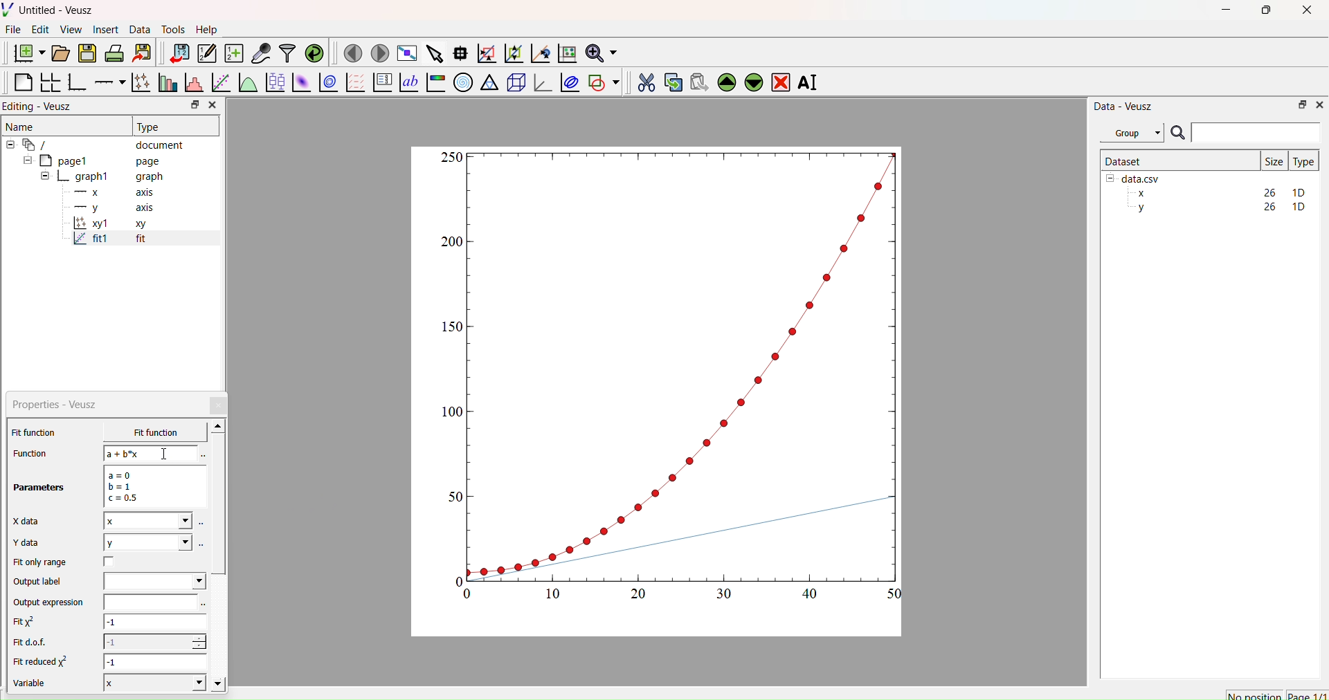 The height and width of the screenshot is (700, 1329). I want to click on Capture remote data, so click(261, 53).